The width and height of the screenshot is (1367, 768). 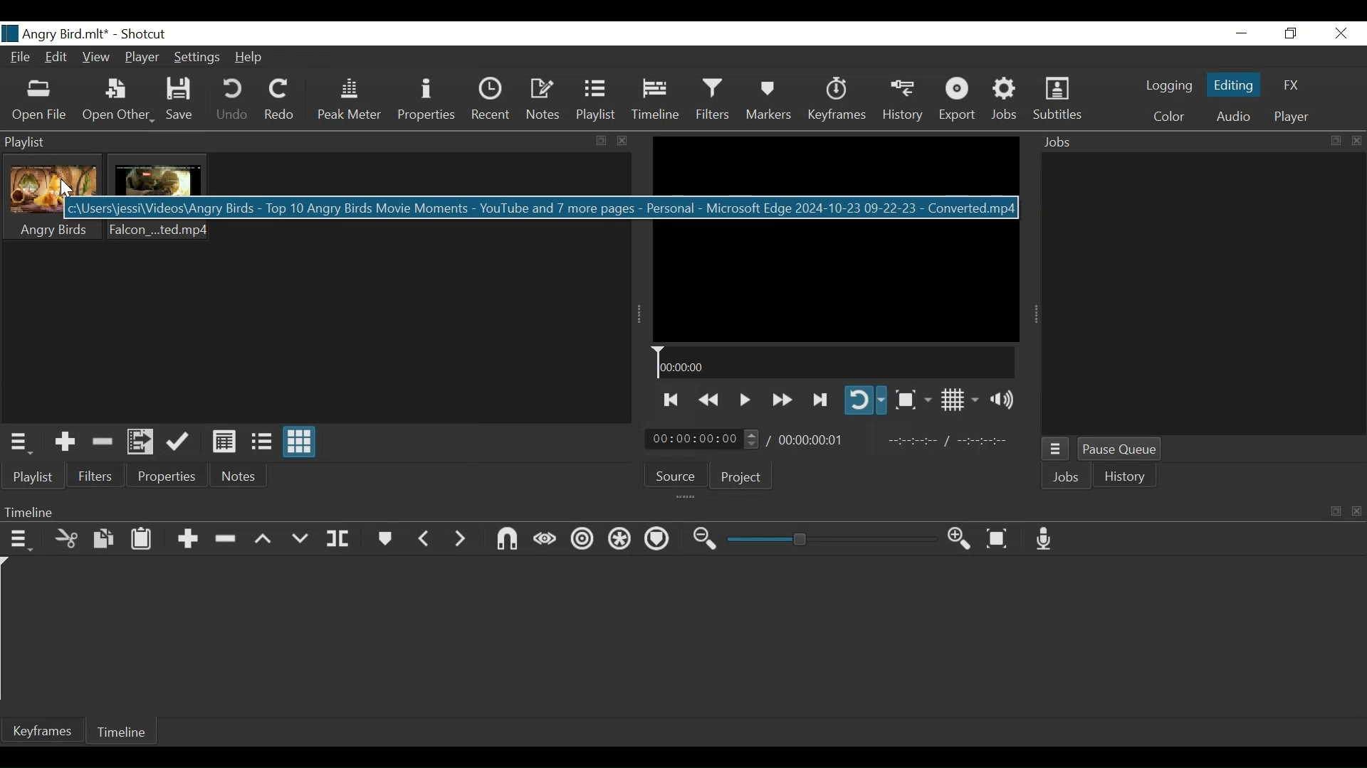 I want to click on Playlist , so click(x=32, y=476).